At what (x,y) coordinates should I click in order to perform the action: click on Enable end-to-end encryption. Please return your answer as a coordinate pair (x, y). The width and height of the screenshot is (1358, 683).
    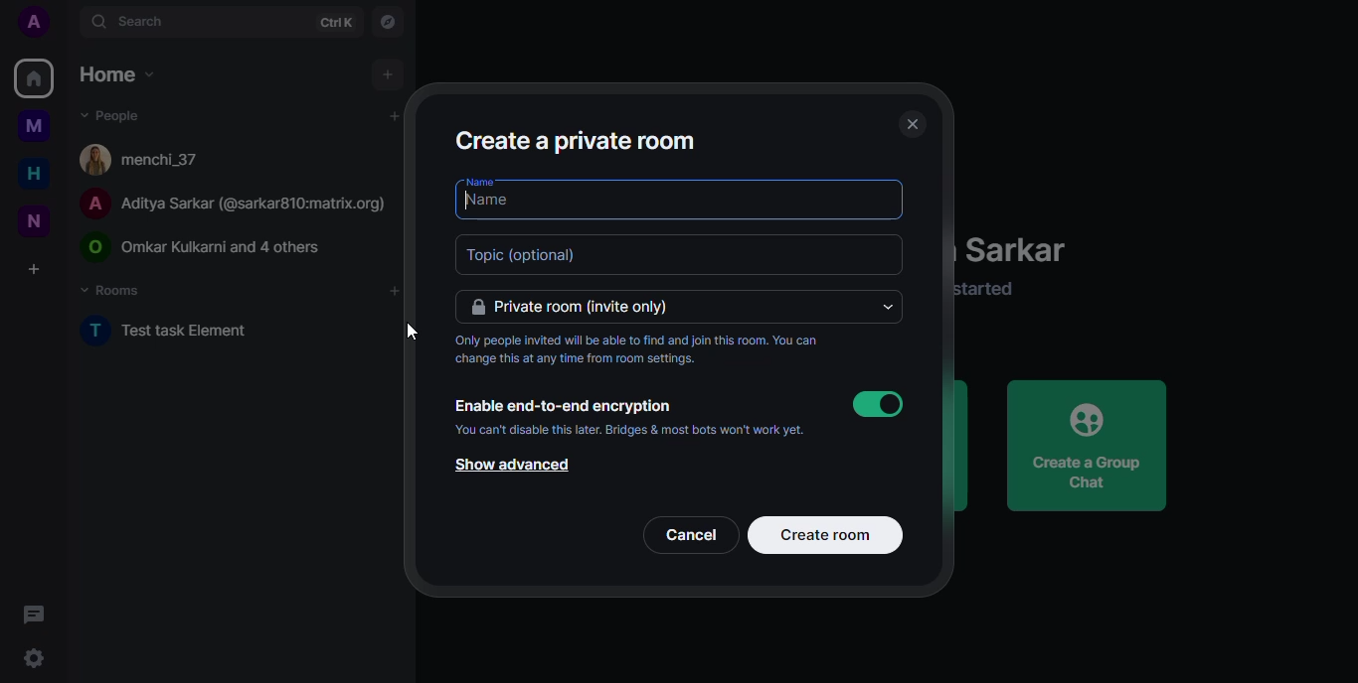
    Looking at the image, I should click on (565, 404).